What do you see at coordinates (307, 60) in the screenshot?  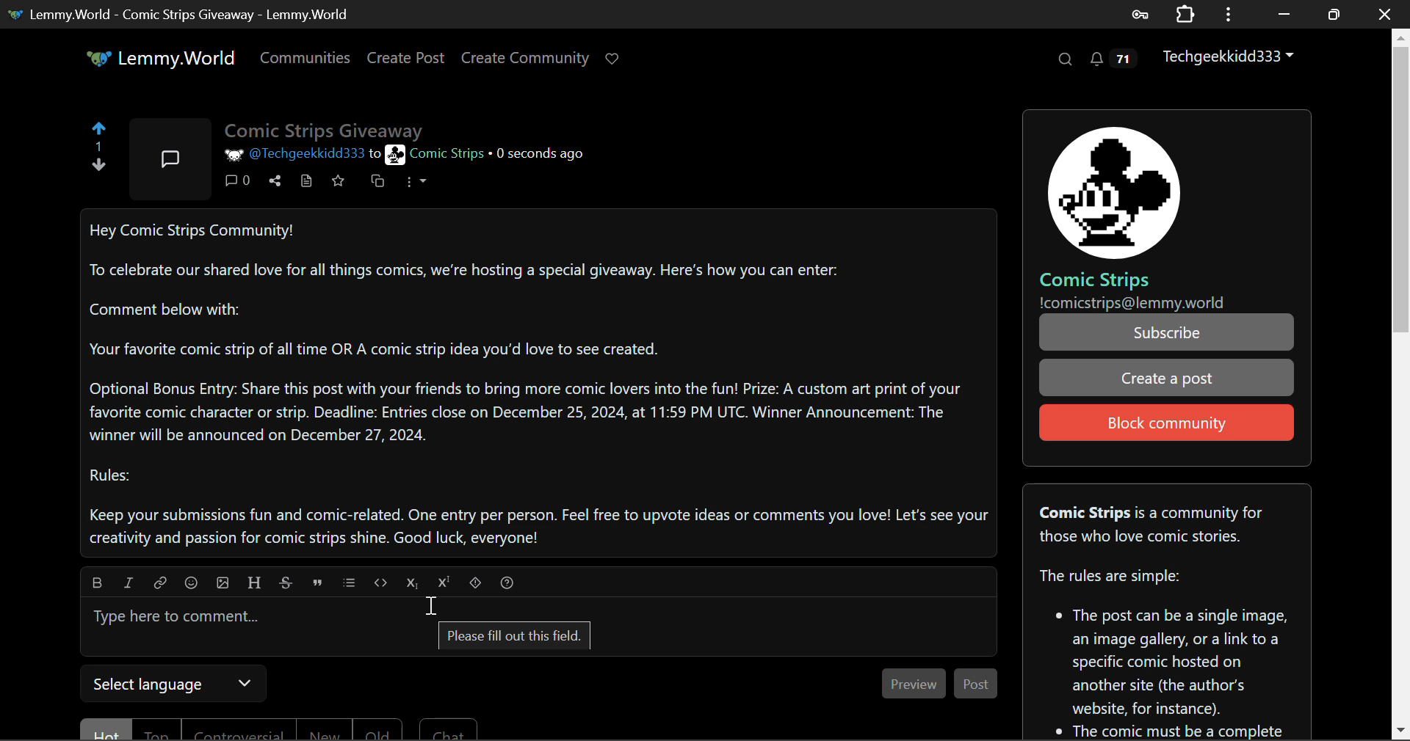 I see `Communities` at bounding box center [307, 60].